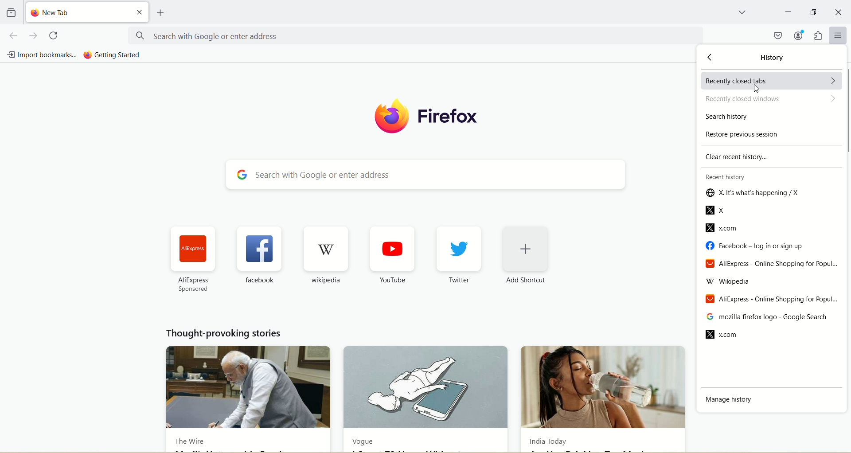  What do you see at coordinates (459, 248) in the screenshot?
I see `twitter` at bounding box center [459, 248].